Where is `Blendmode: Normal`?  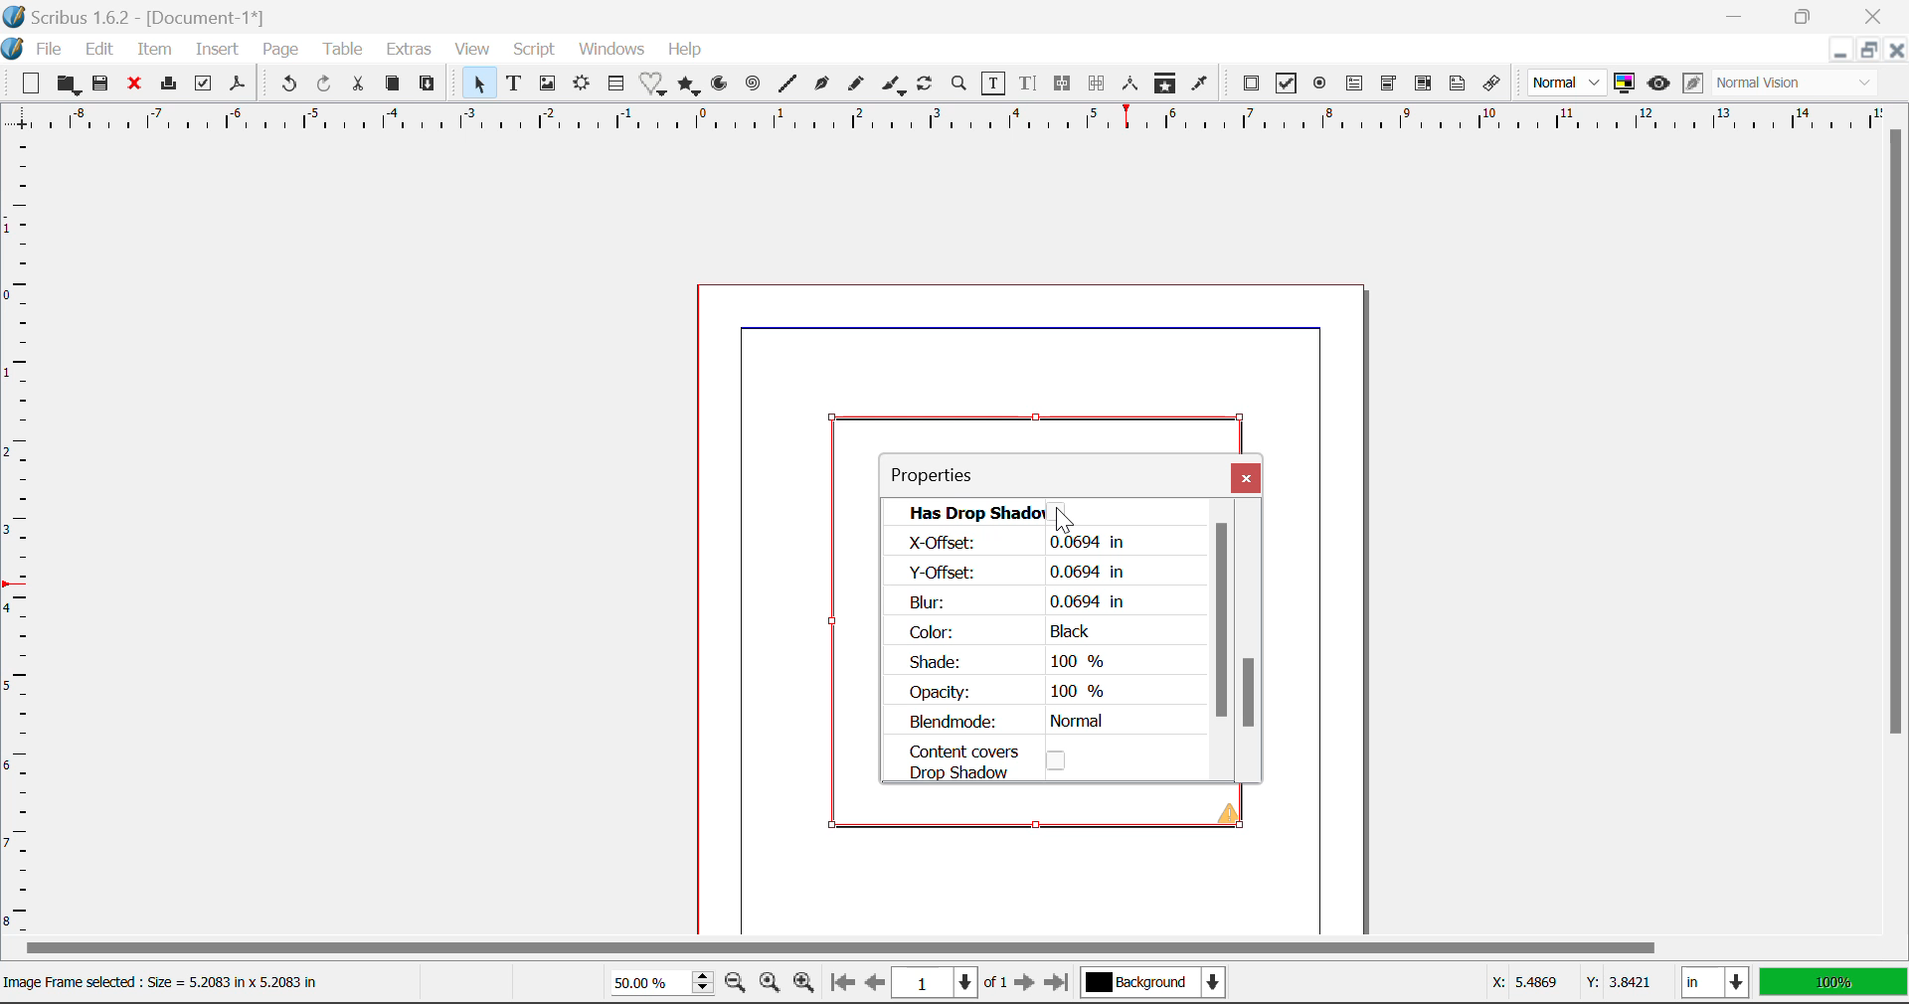 Blendmode: Normal is located at coordinates (1014, 722).